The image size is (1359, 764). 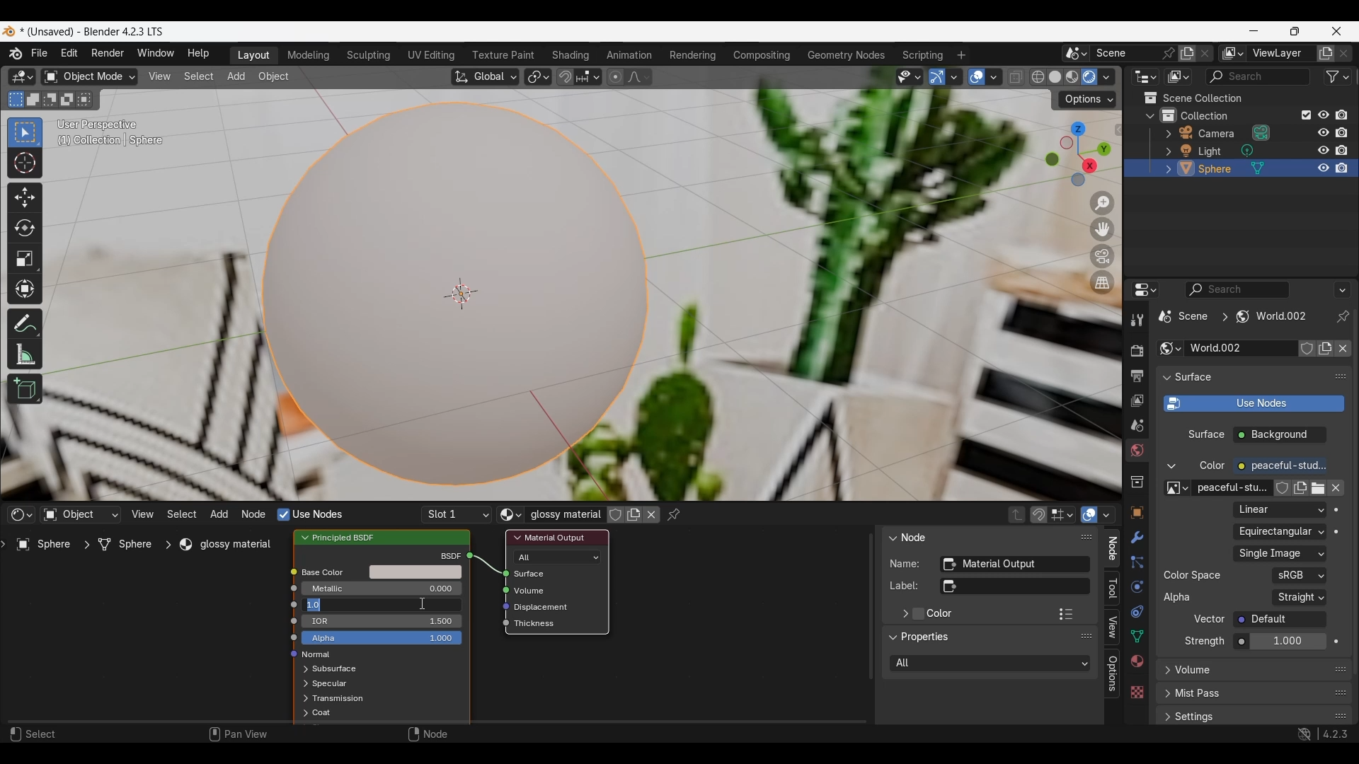 What do you see at coordinates (415, 572) in the screenshot?
I see `Base color options` at bounding box center [415, 572].